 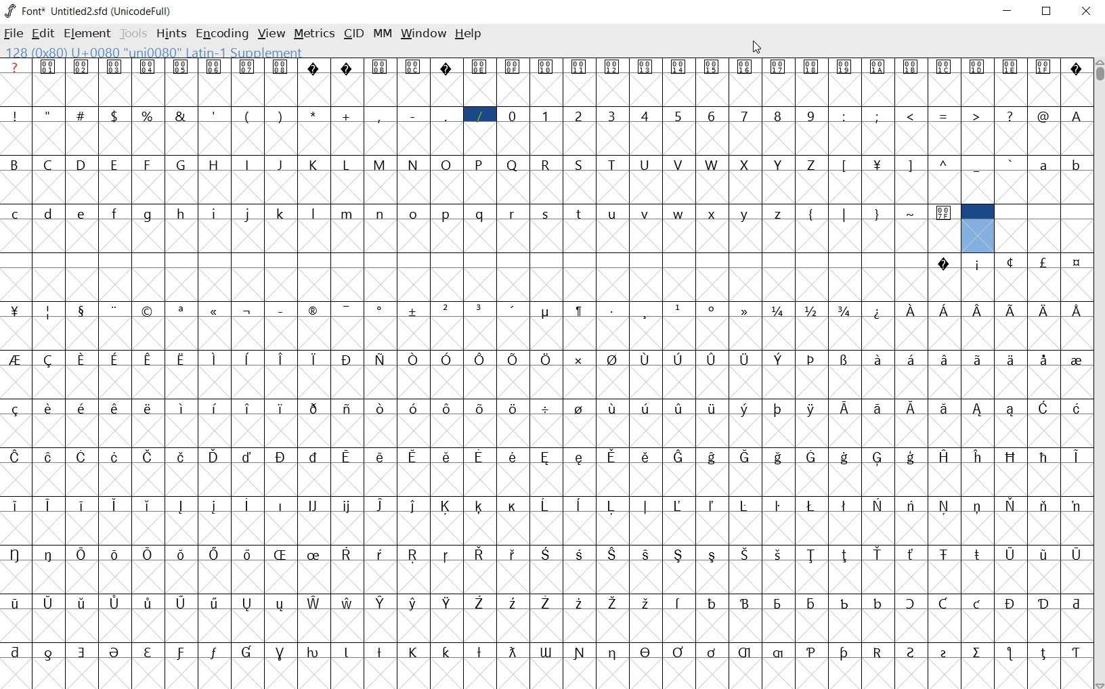 What do you see at coordinates (747, 310) in the screenshot?
I see `Symbol` at bounding box center [747, 310].